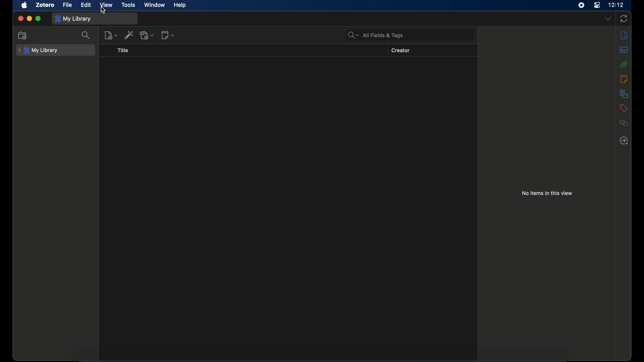 Image resolution: width=644 pixels, height=362 pixels. I want to click on tools, so click(128, 5).